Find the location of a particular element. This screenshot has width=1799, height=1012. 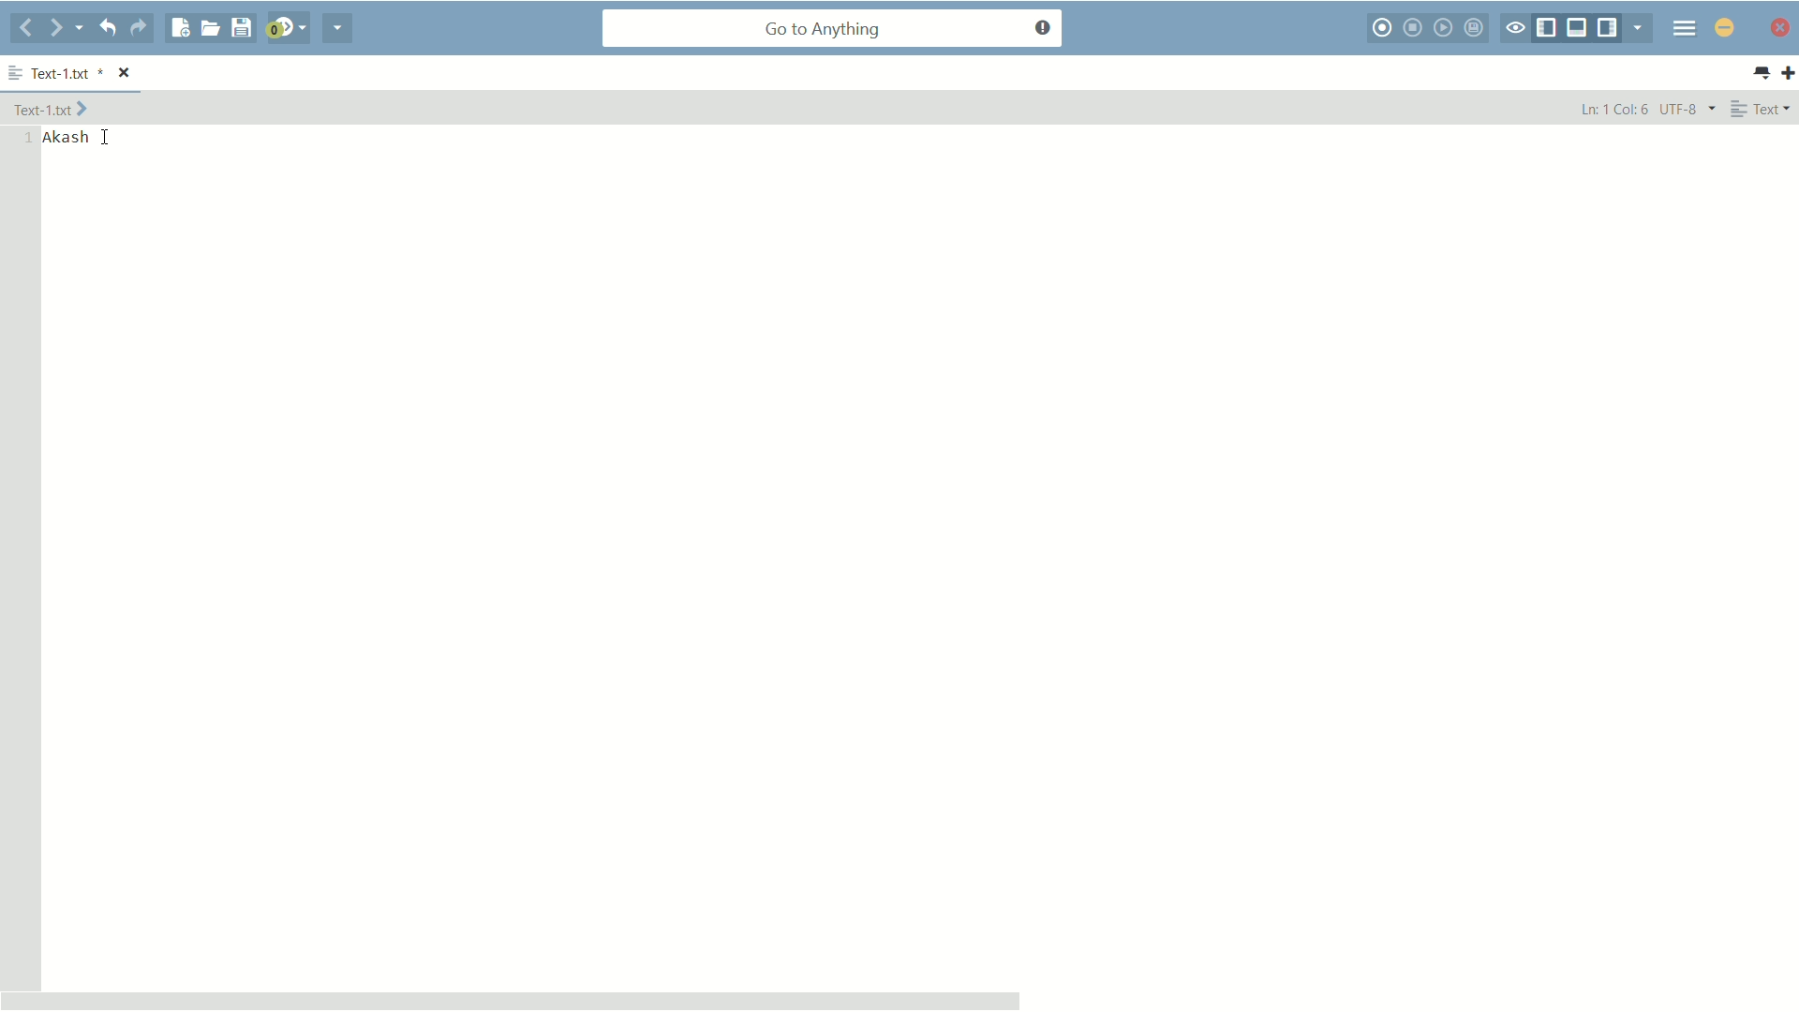

hide/show right panel is located at coordinates (1610, 28).